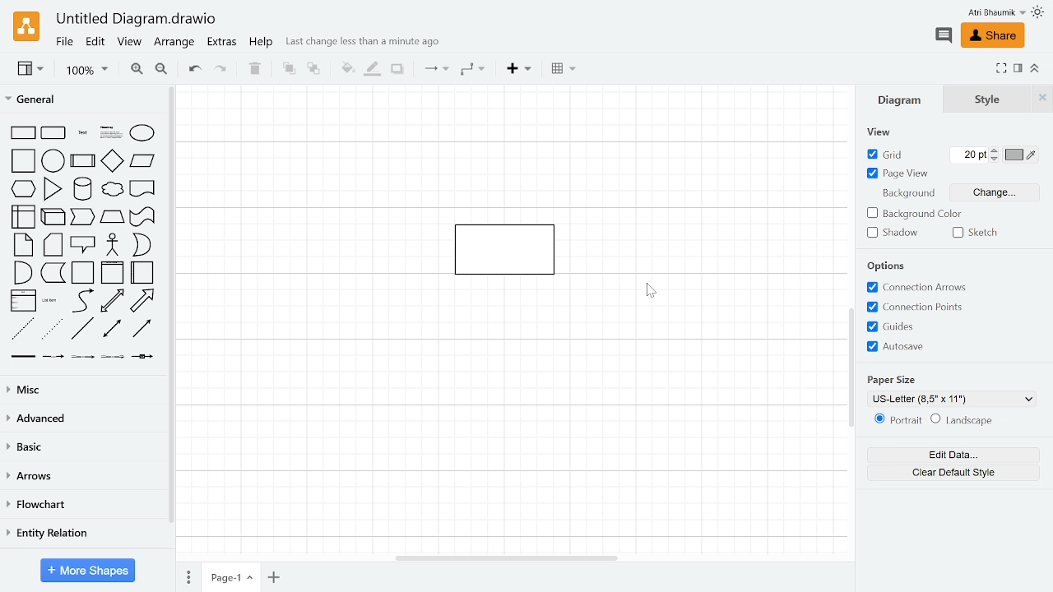 Image resolution: width=1053 pixels, height=592 pixels. Describe the element at coordinates (434, 69) in the screenshot. I see `Connection` at that location.